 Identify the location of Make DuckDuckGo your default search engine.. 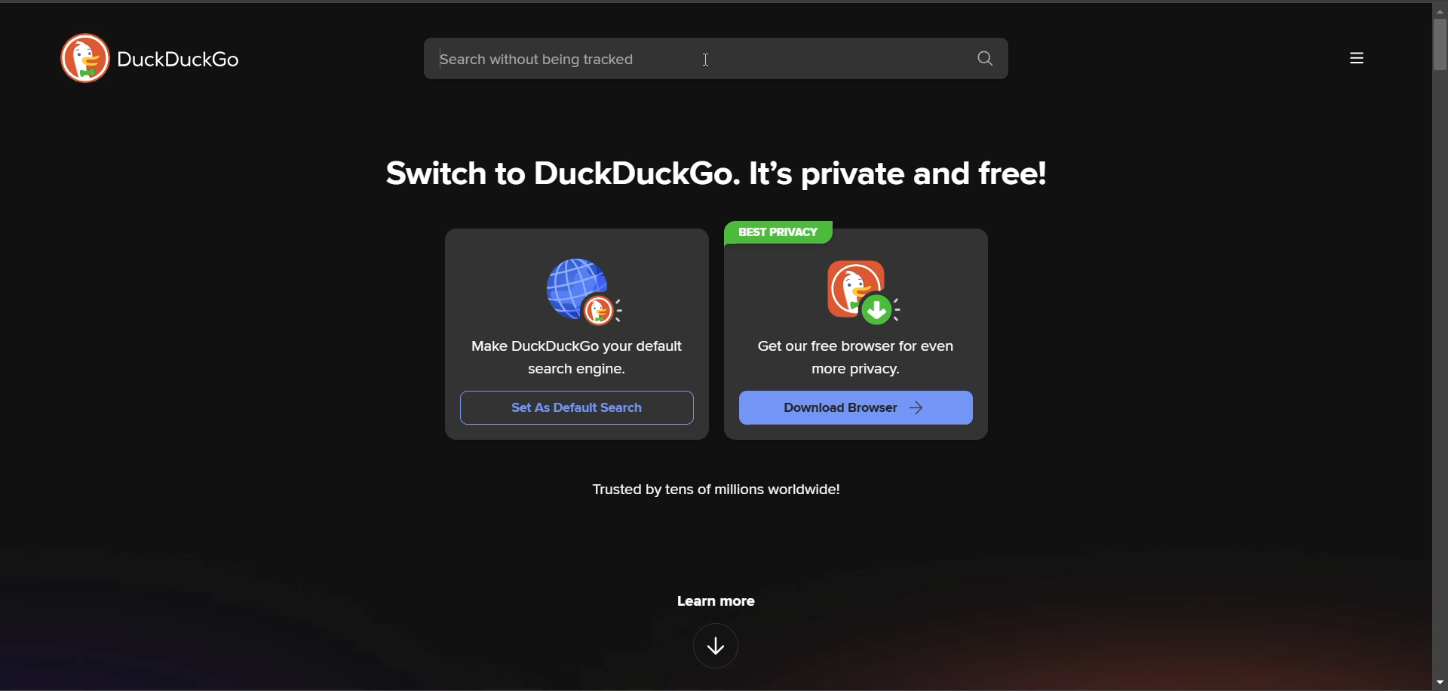
(575, 359).